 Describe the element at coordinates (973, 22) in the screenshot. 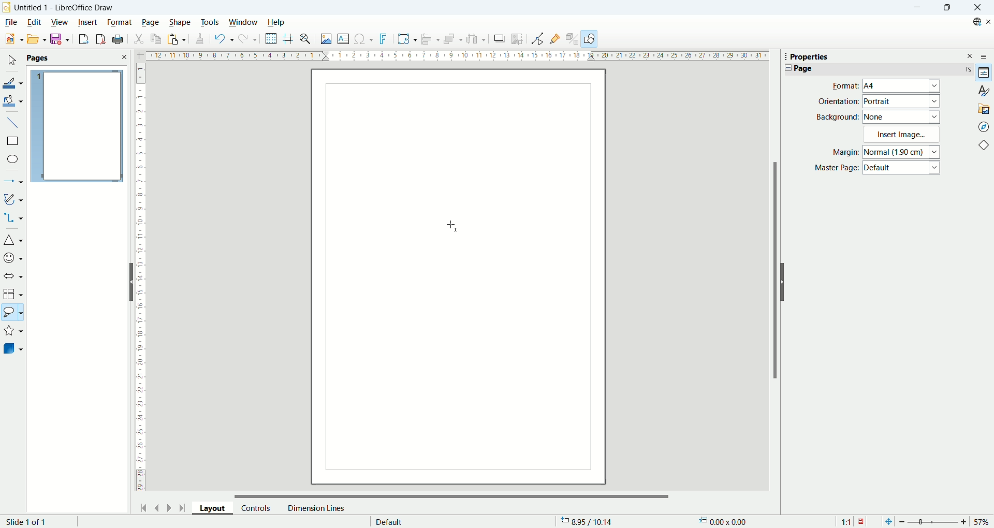

I see `Search on web` at that location.